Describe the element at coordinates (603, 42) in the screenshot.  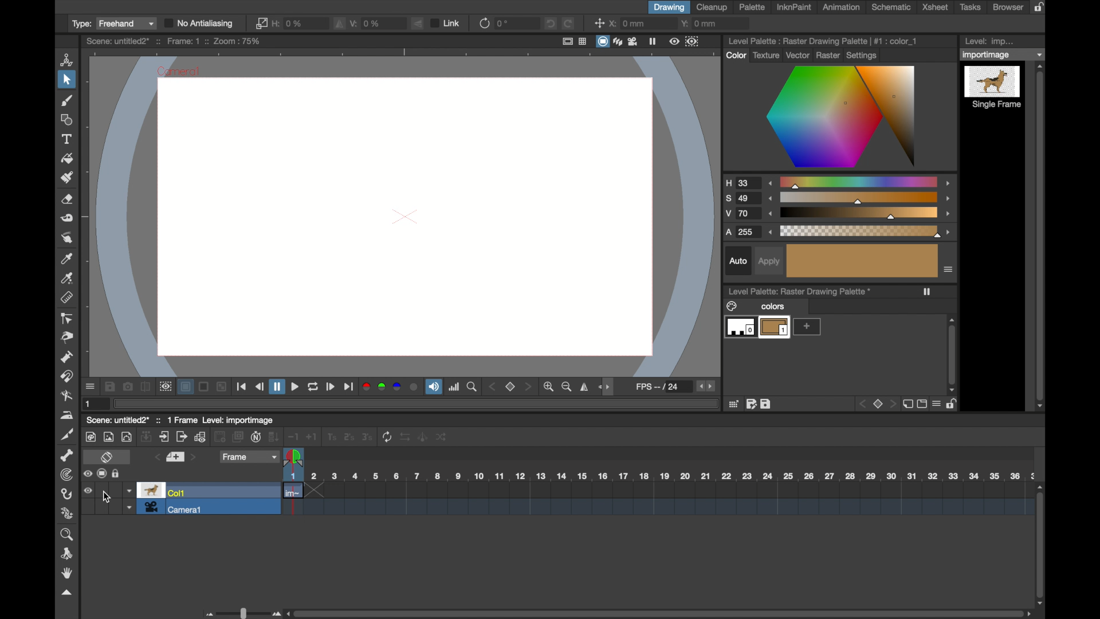
I see `screen` at that location.